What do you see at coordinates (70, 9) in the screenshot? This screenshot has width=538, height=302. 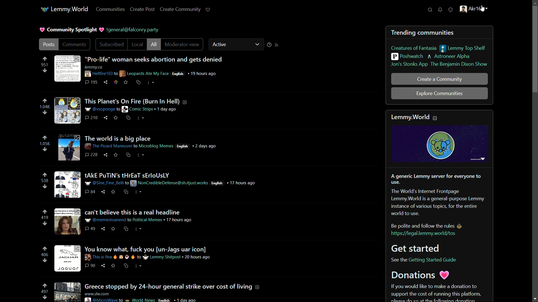 I see `lemmy.world` at bounding box center [70, 9].